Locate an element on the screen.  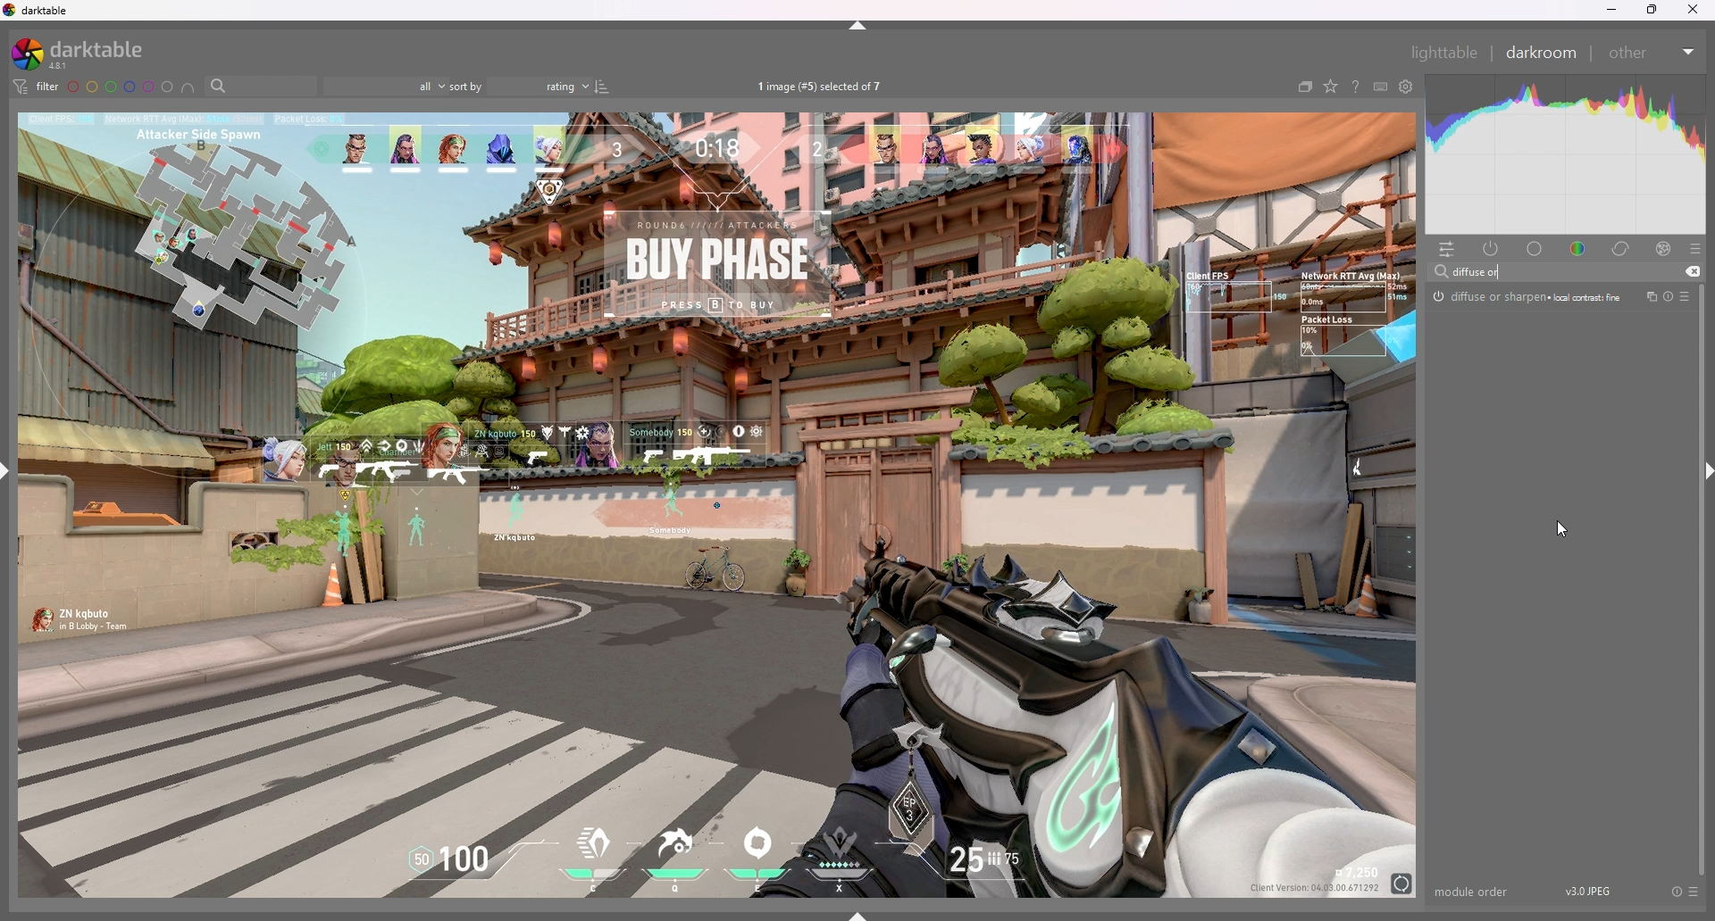
lighttable is located at coordinates (1446, 52).